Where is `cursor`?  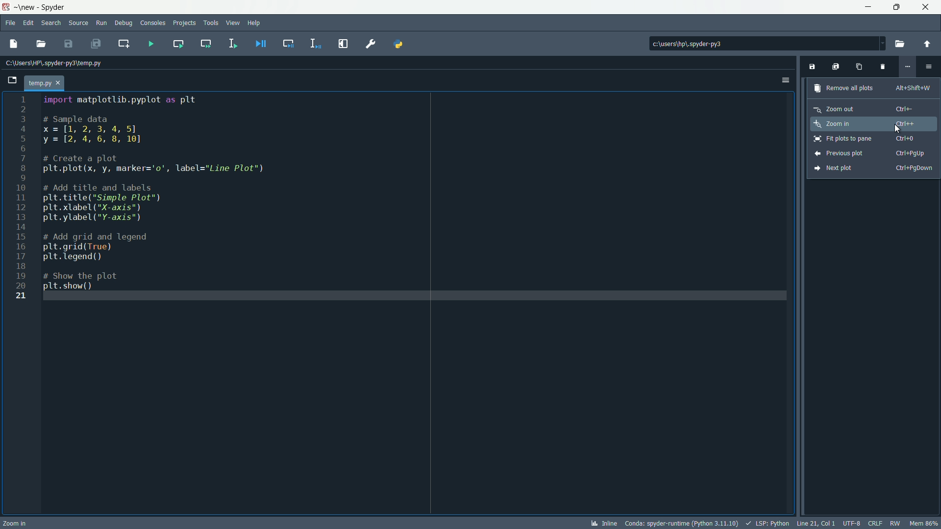 cursor is located at coordinates (898, 129).